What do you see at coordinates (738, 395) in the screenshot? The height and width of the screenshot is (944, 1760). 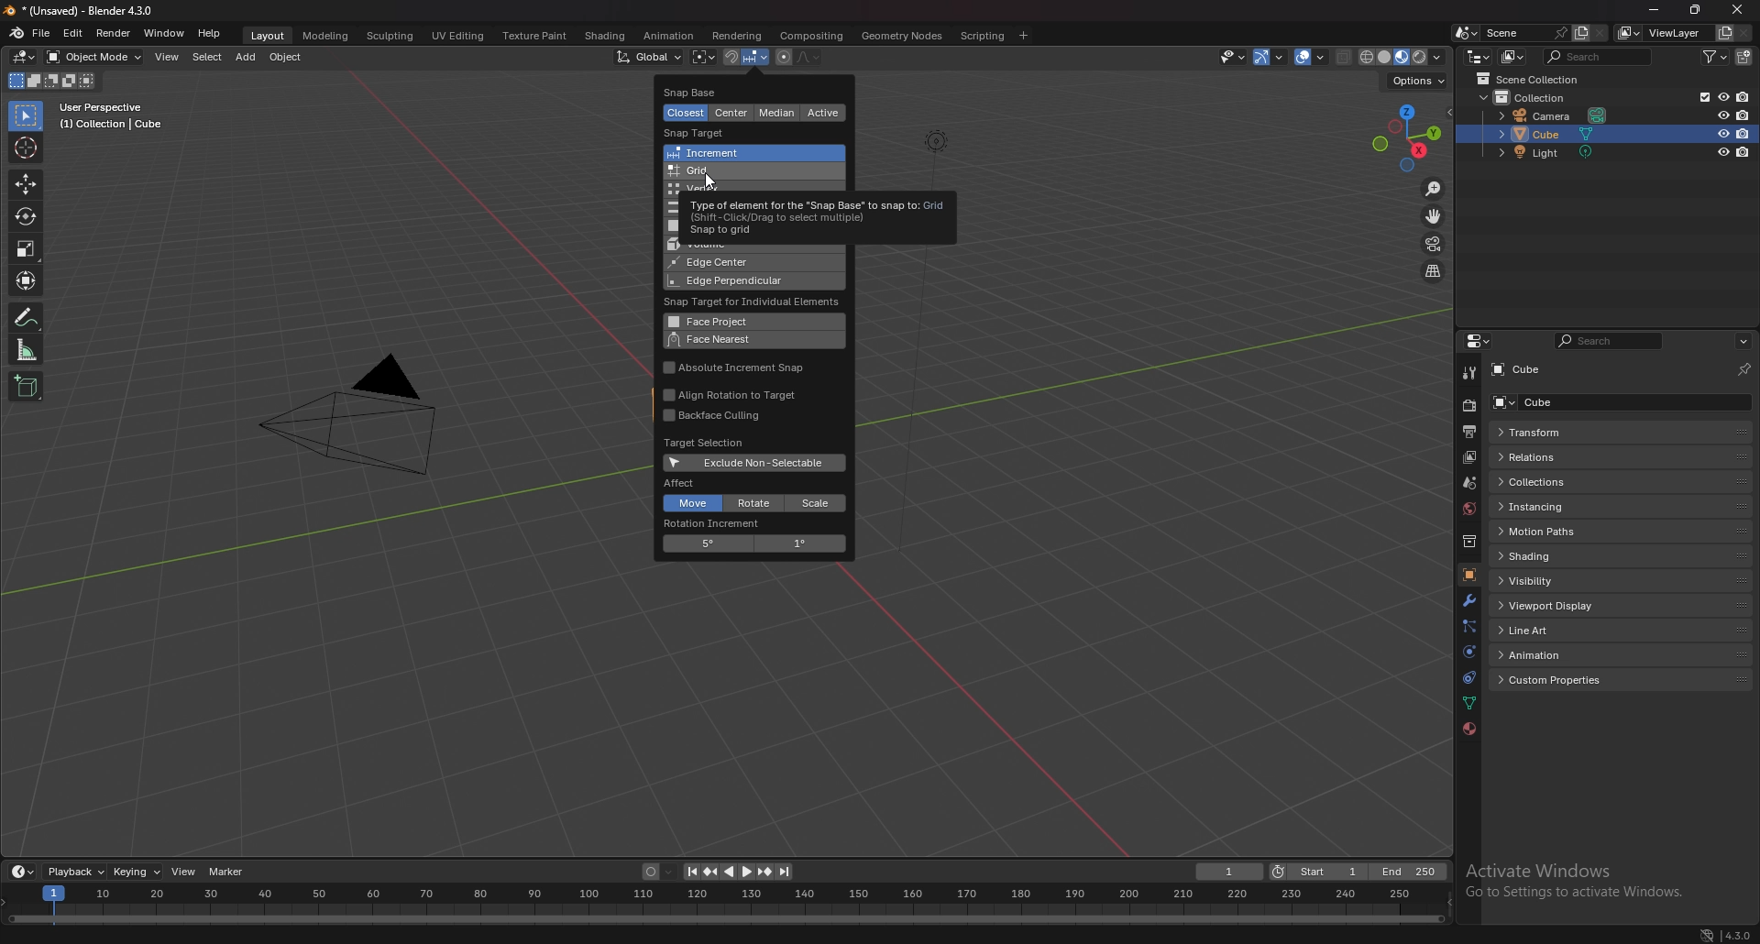 I see `align rotation` at bounding box center [738, 395].